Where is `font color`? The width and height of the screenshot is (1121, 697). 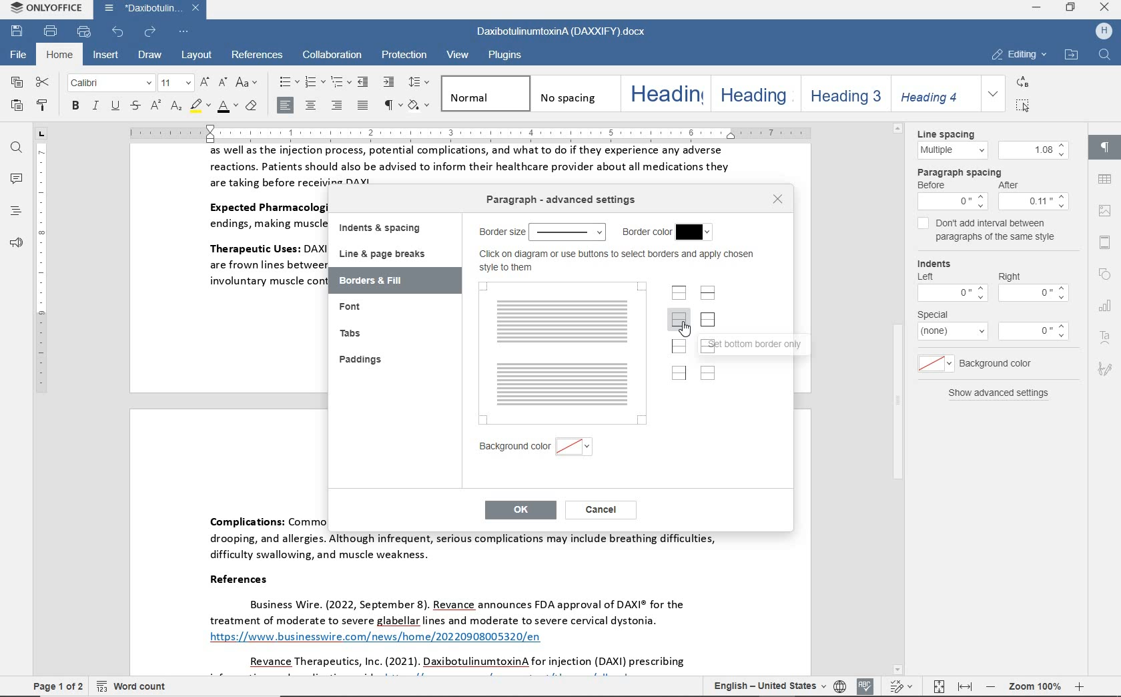
font color is located at coordinates (227, 108).